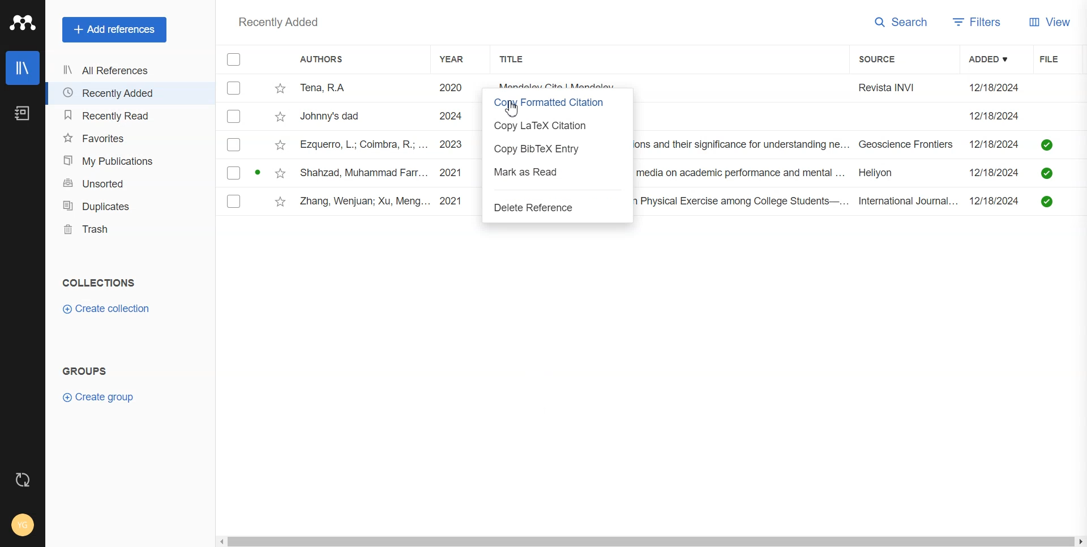  What do you see at coordinates (998, 143) in the screenshot?
I see `12/18/2024` at bounding box center [998, 143].